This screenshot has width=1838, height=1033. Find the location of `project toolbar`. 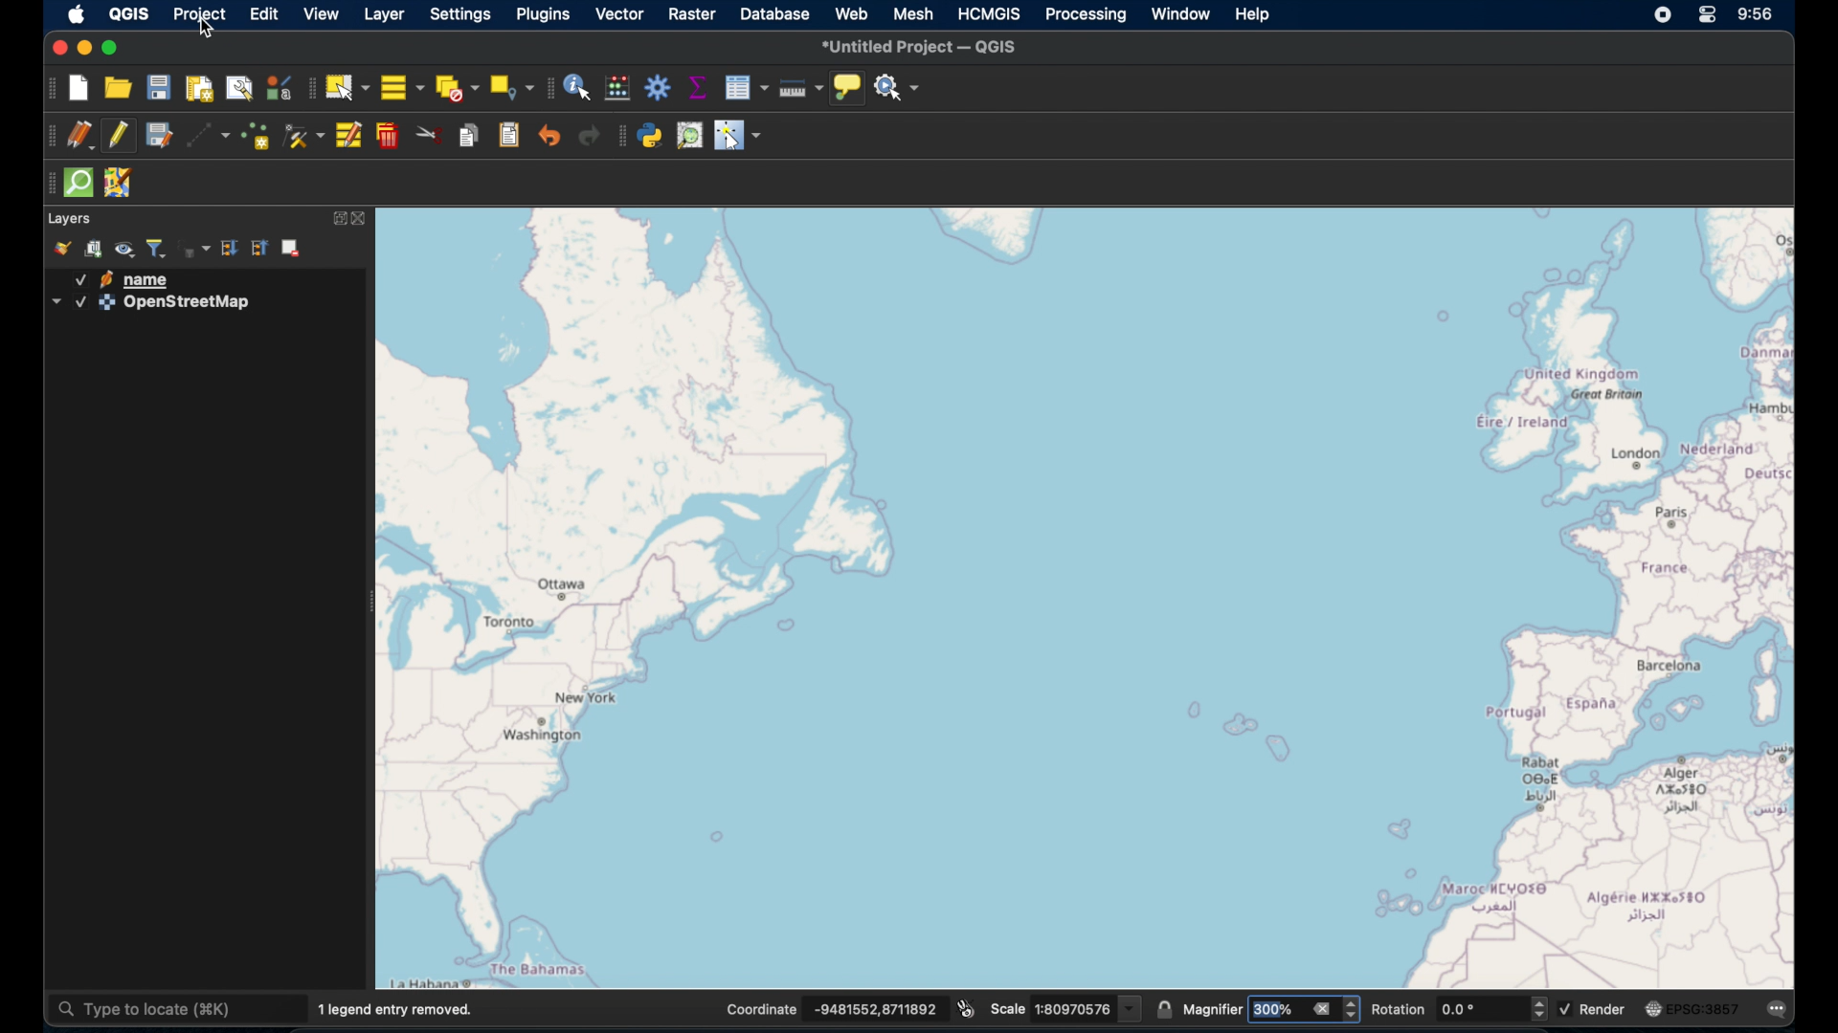

project toolbar is located at coordinates (48, 88).